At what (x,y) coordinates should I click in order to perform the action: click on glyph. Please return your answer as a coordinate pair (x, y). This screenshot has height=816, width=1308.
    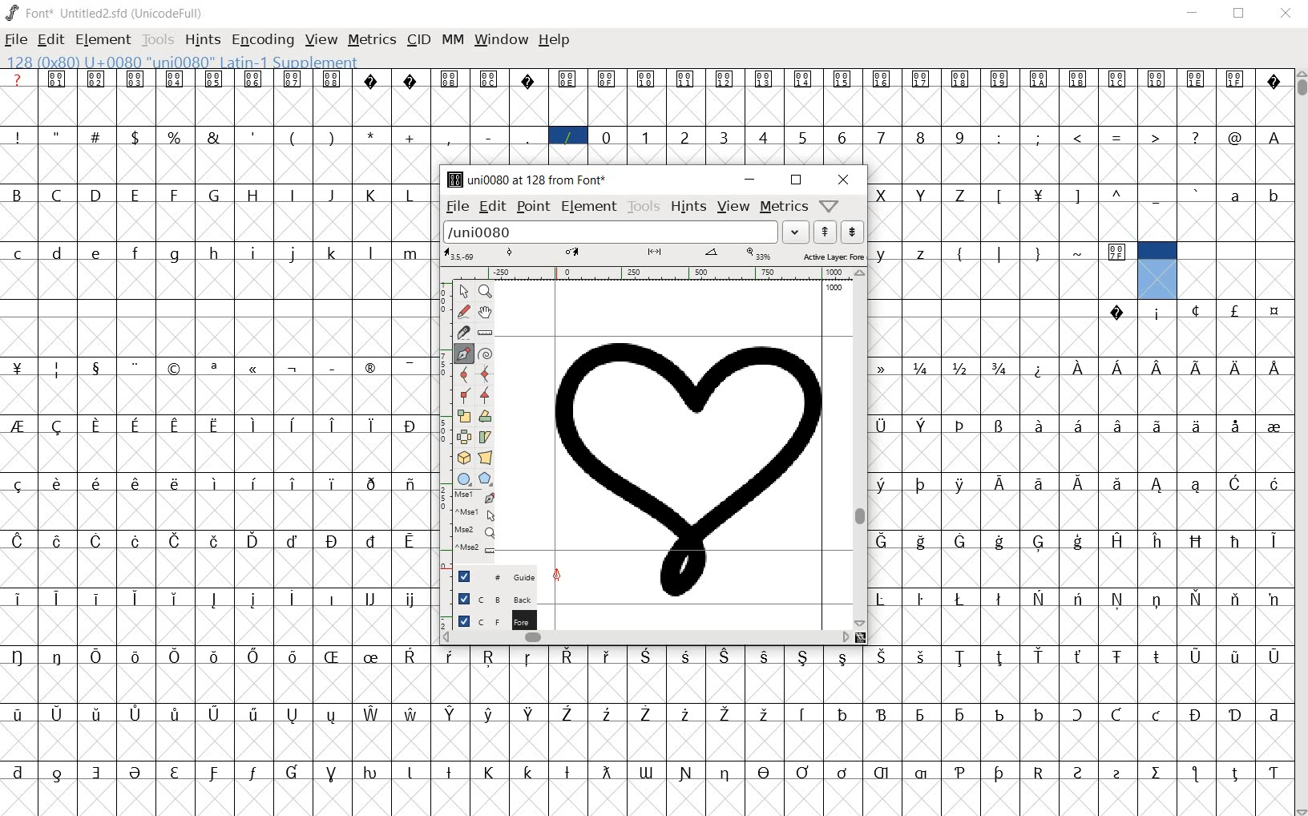
    Looking at the image, I should click on (922, 426).